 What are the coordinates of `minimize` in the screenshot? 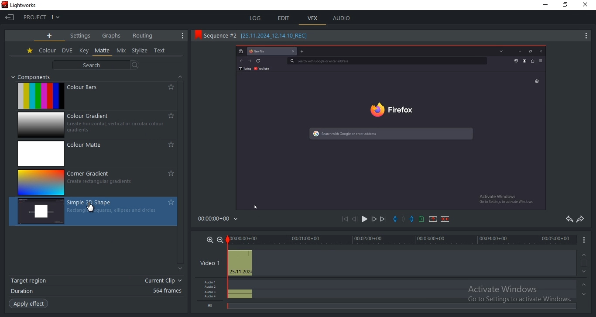 It's located at (544, 4).